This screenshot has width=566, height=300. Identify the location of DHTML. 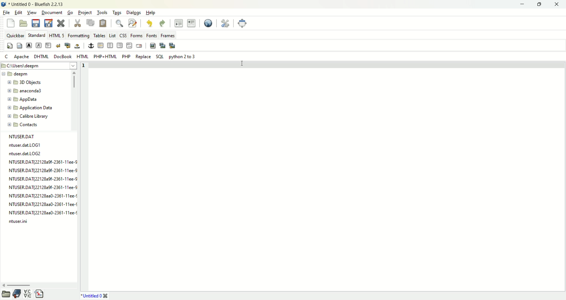
(41, 56).